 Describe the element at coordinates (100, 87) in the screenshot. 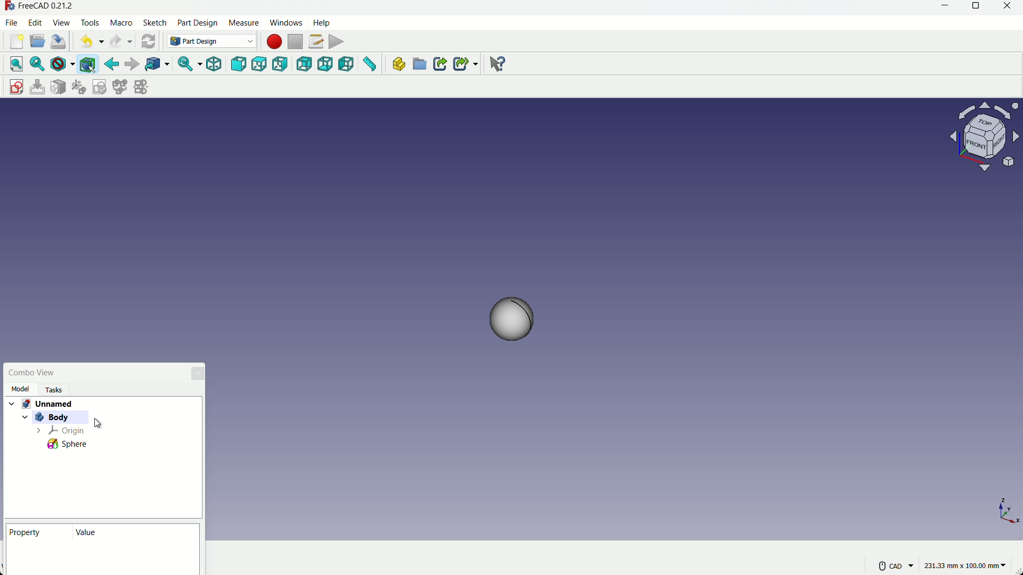

I see `validate sketch` at that location.